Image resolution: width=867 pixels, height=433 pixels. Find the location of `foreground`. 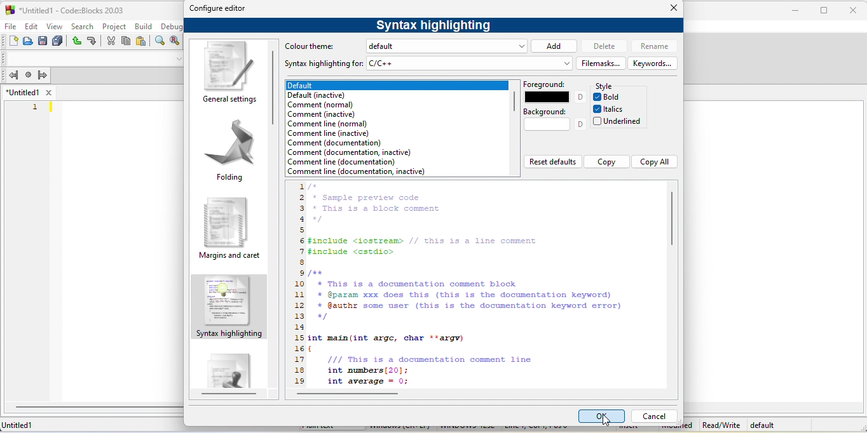

foreground is located at coordinates (554, 91).